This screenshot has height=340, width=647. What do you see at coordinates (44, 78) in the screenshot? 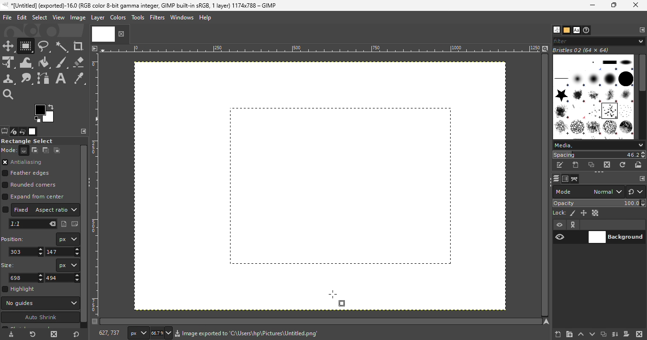
I see `Paths tool` at bounding box center [44, 78].